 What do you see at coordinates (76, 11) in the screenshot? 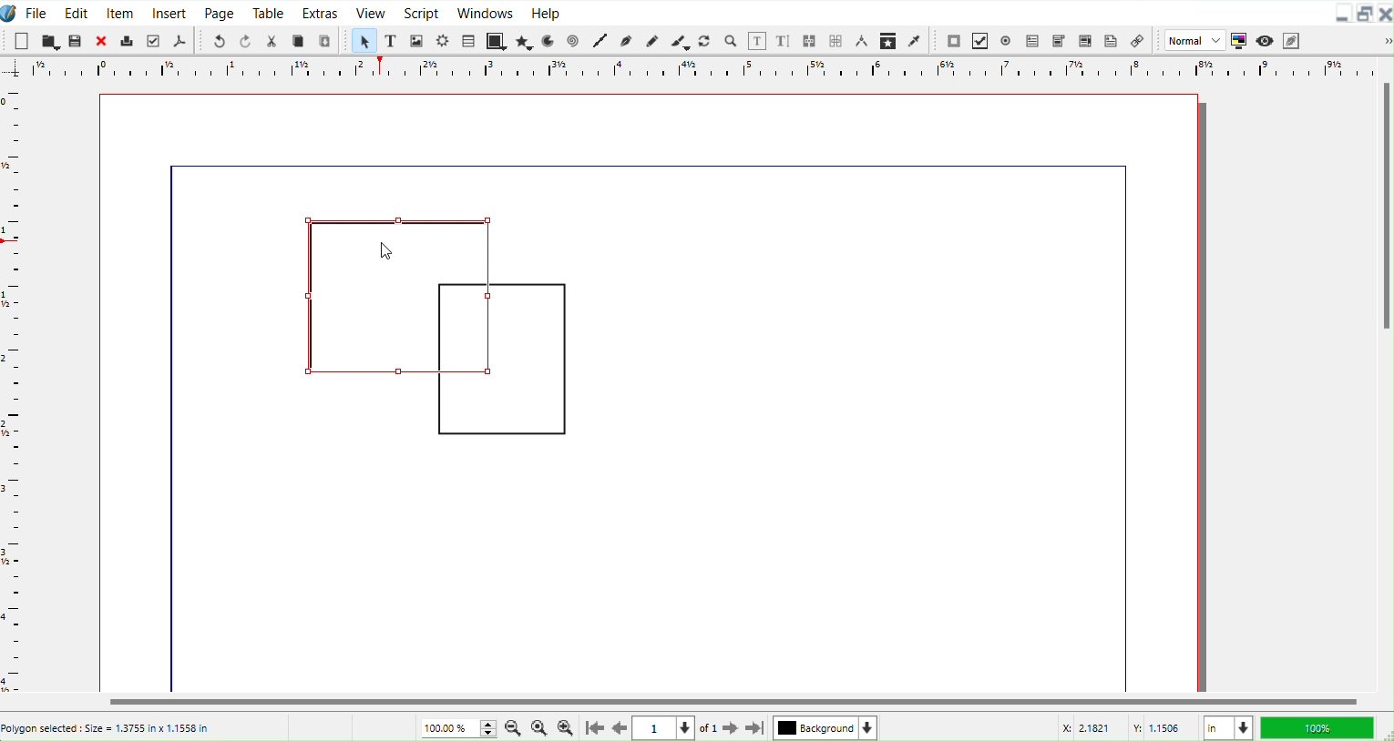
I see `Edit` at bounding box center [76, 11].